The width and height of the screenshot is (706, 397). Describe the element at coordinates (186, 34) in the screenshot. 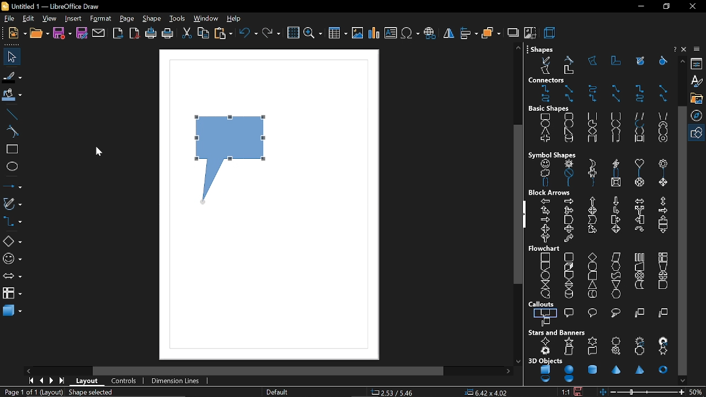

I see `cut` at that location.